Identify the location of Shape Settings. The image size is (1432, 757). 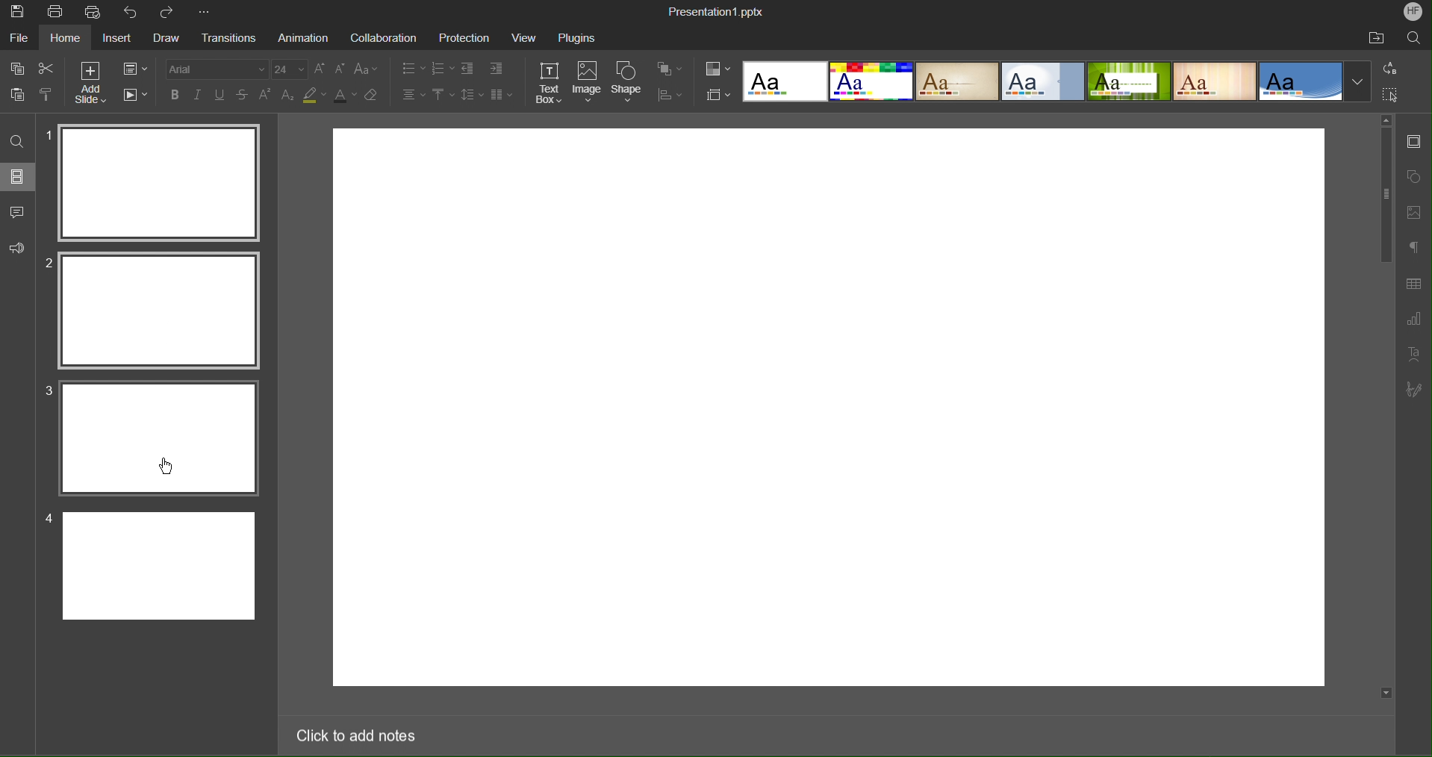
(1414, 176).